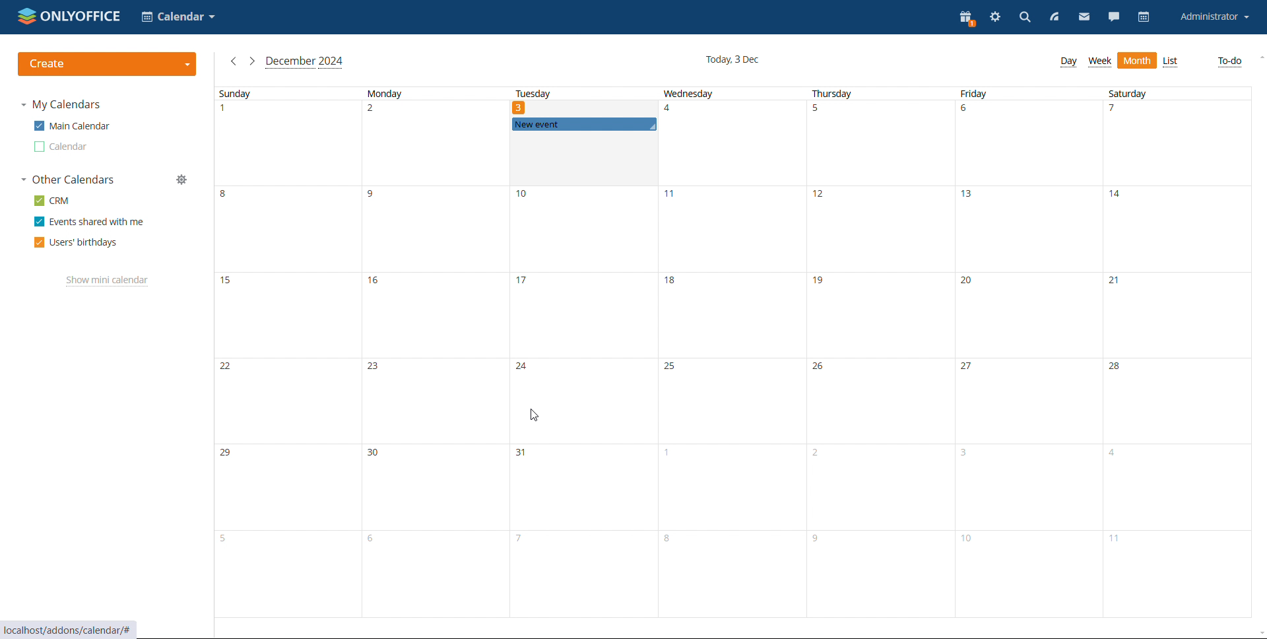 The image size is (1267, 639). I want to click on date, so click(882, 316).